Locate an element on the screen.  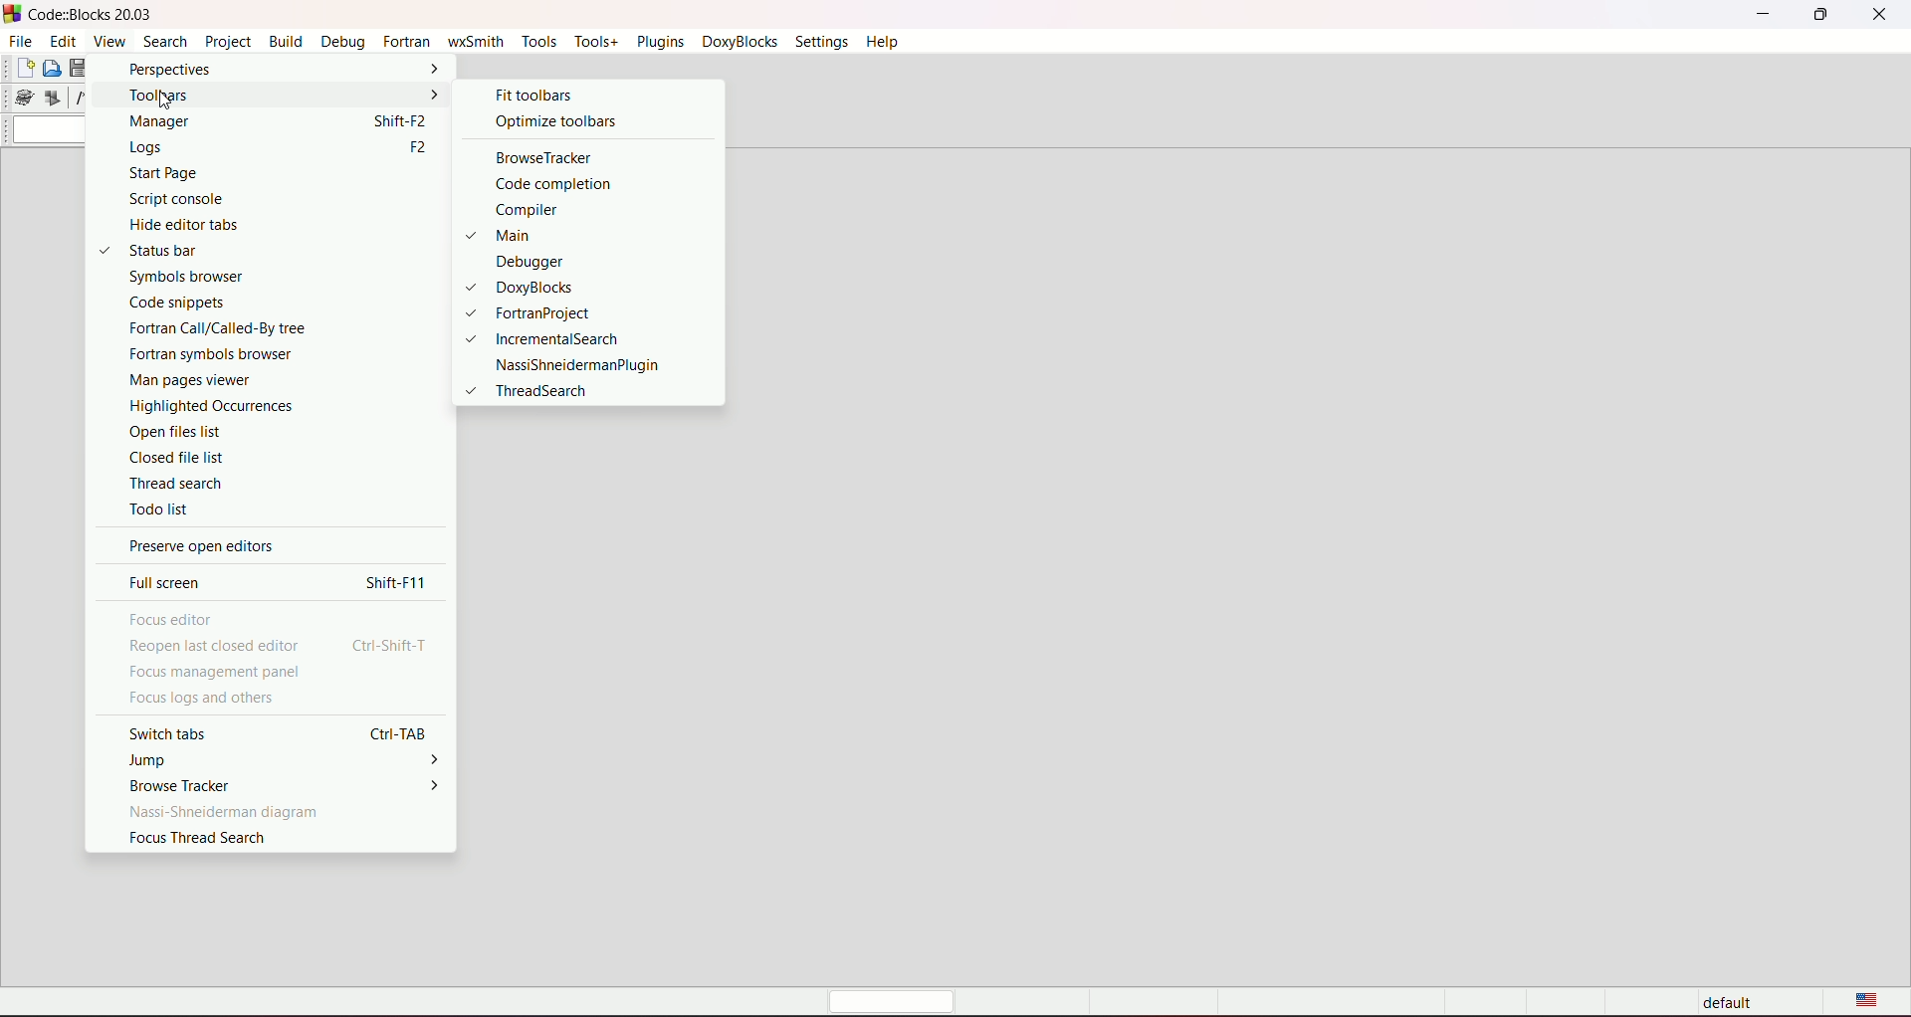
todo list is located at coordinates (265, 508).